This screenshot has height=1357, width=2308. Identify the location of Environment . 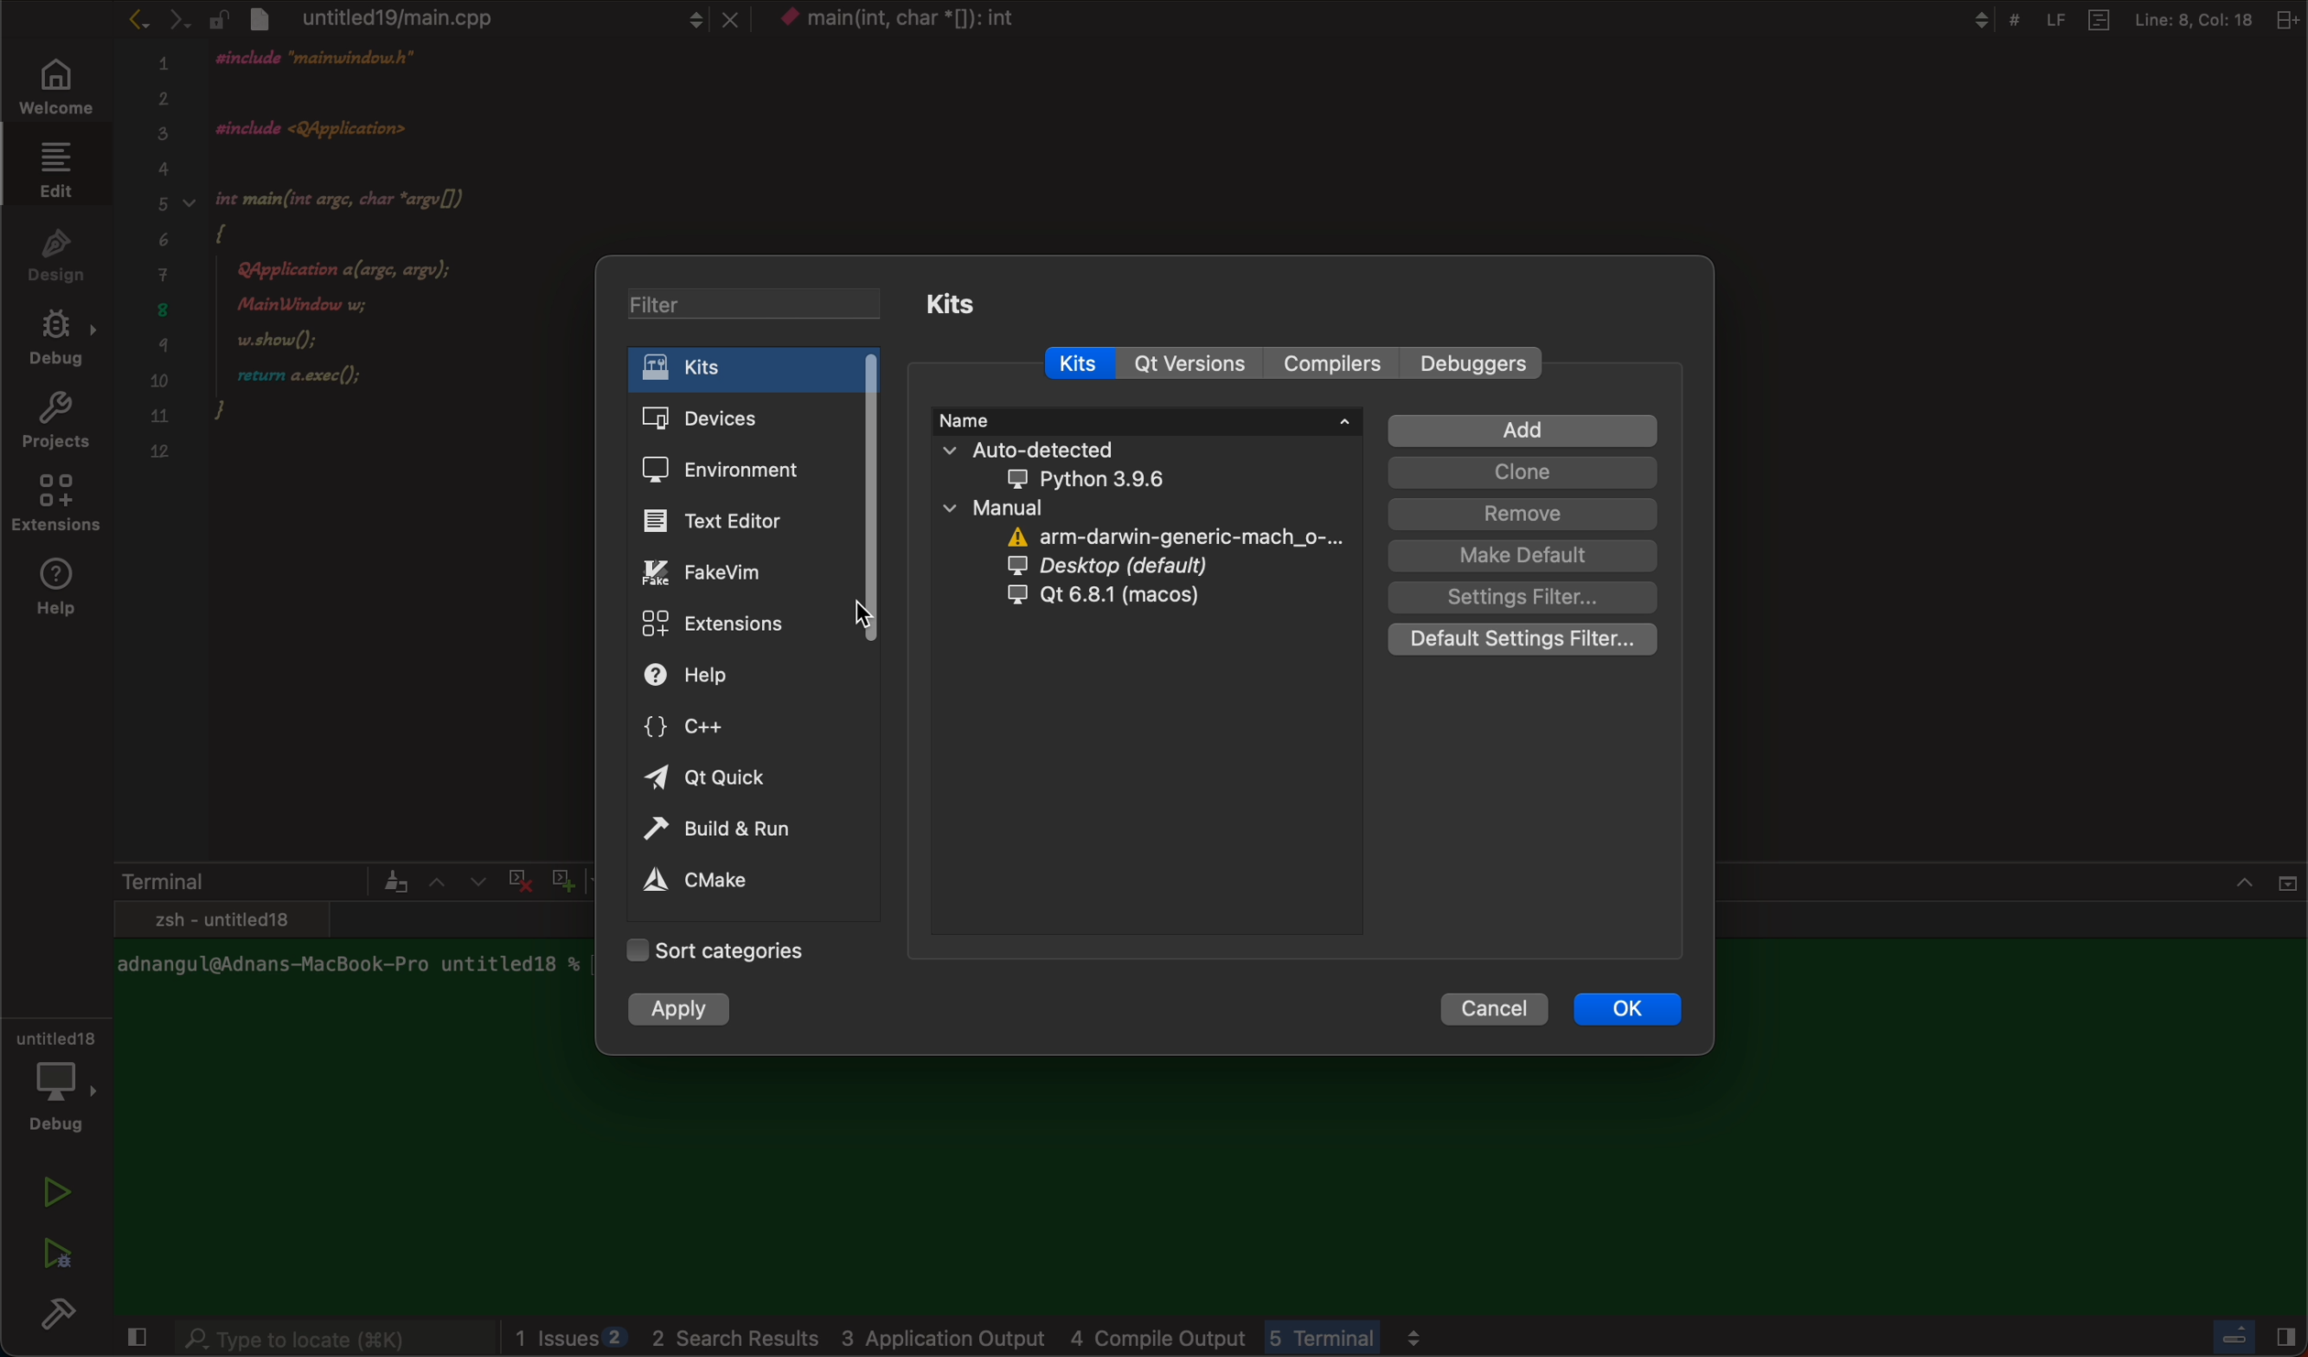
(746, 467).